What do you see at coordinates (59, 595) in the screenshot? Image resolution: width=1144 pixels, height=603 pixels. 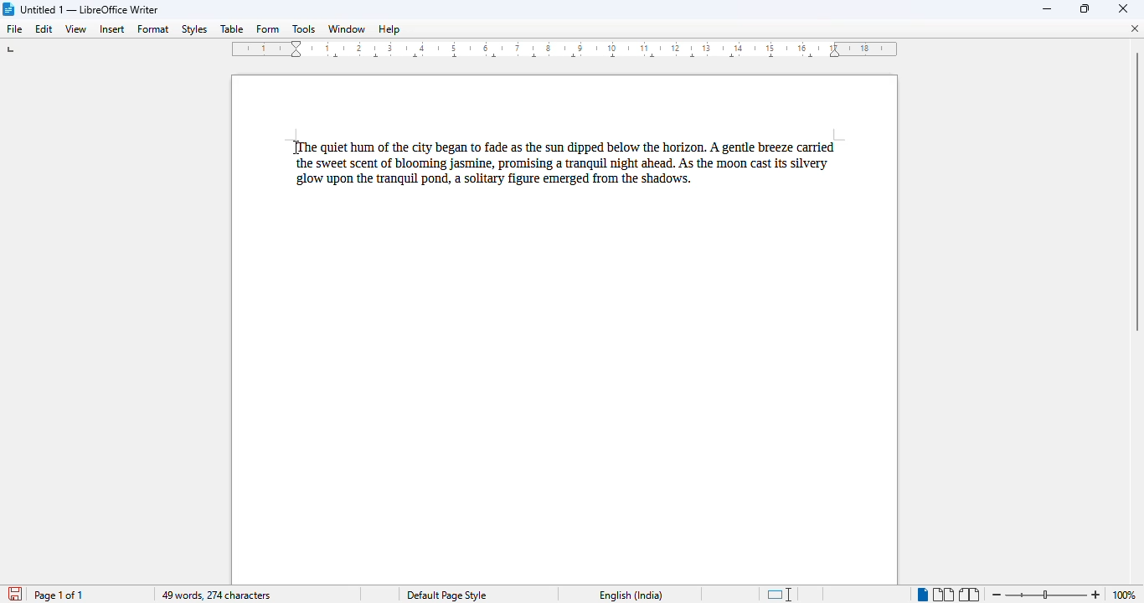 I see `page 1 of 1` at bounding box center [59, 595].